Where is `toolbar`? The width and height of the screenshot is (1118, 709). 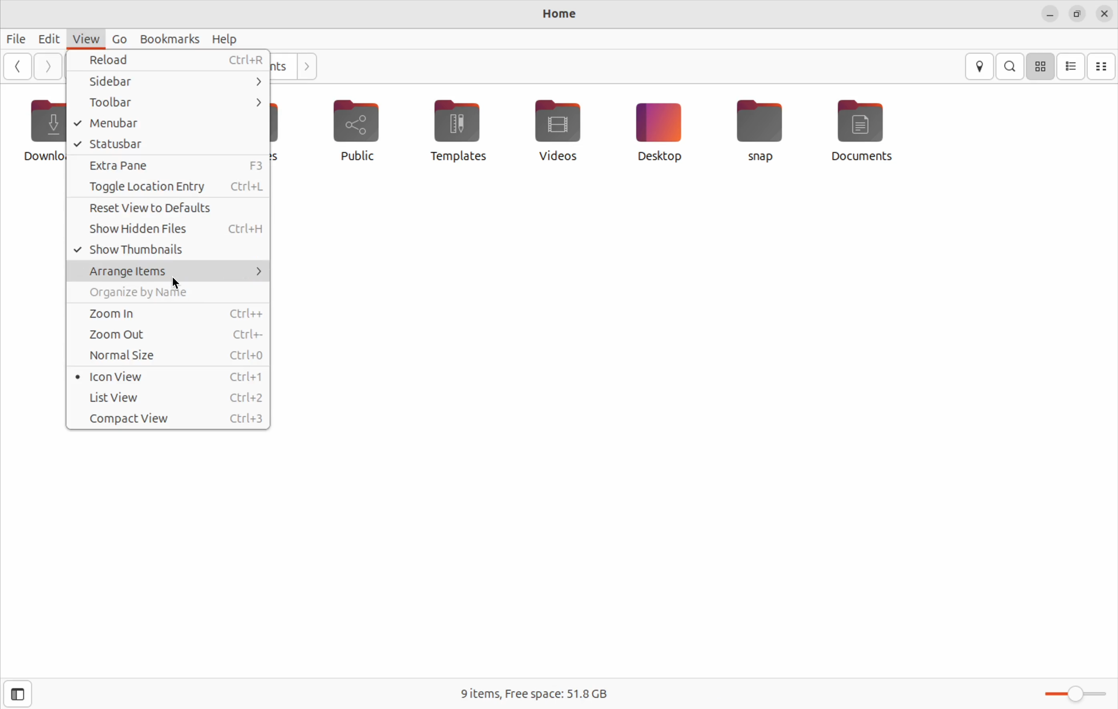 toolbar is located at coordinates (167, 103).